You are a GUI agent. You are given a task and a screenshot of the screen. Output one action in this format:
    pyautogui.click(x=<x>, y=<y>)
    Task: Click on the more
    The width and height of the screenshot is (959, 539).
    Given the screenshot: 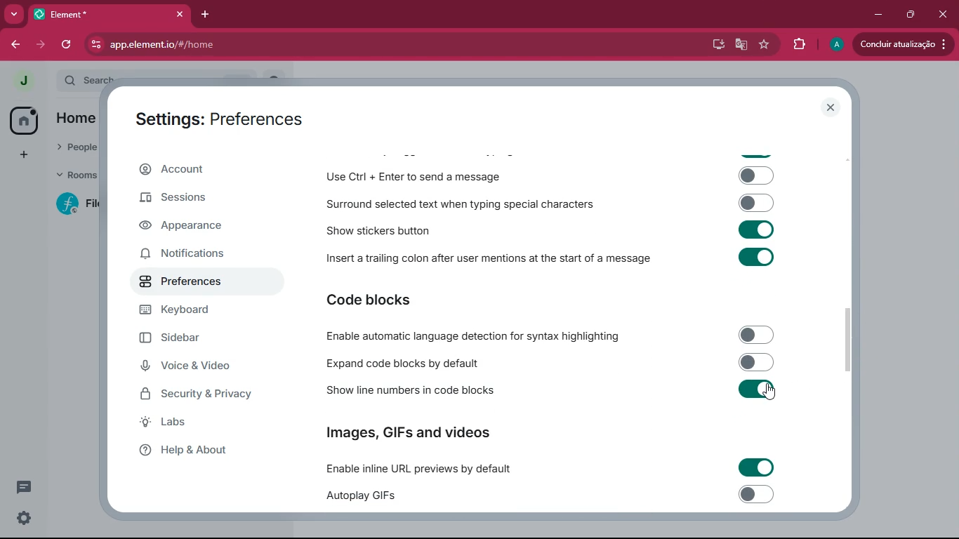 What is the action you would take?
    pyautogui.click(x=13, y=14)
    